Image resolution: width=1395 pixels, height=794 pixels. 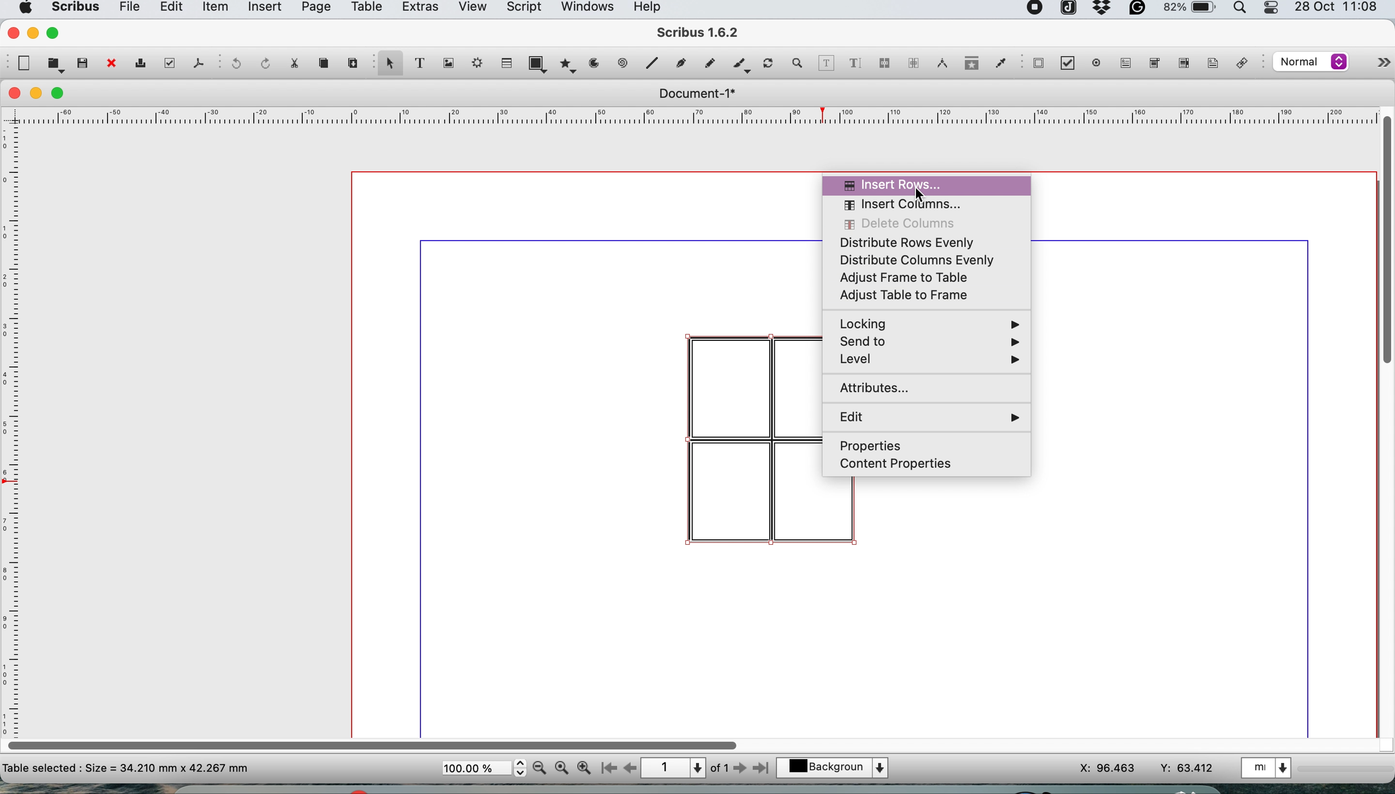 I want to click on attributes, so click(x=881, y=390).